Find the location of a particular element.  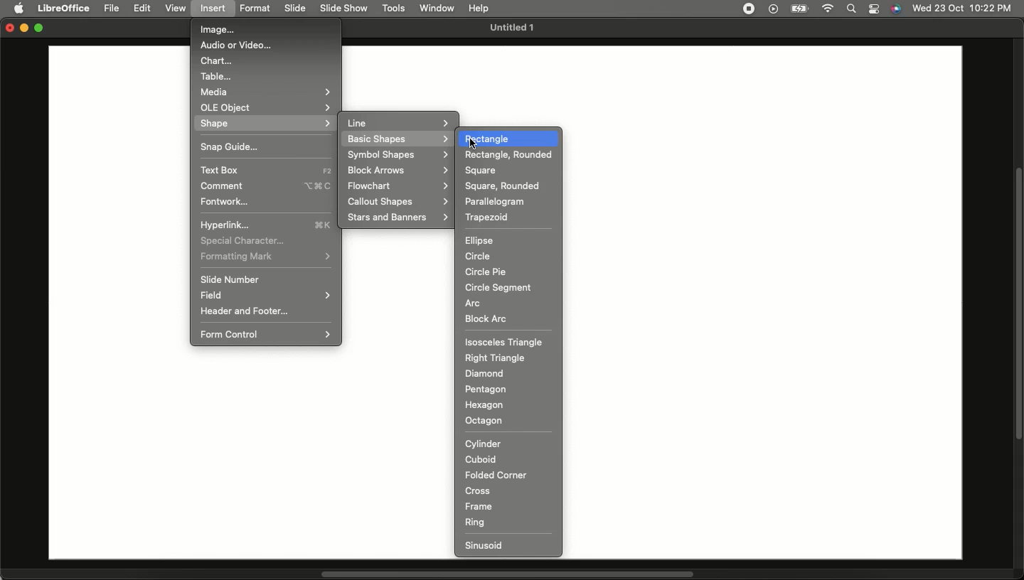

Pentagon is located at coordinates (485, 390).